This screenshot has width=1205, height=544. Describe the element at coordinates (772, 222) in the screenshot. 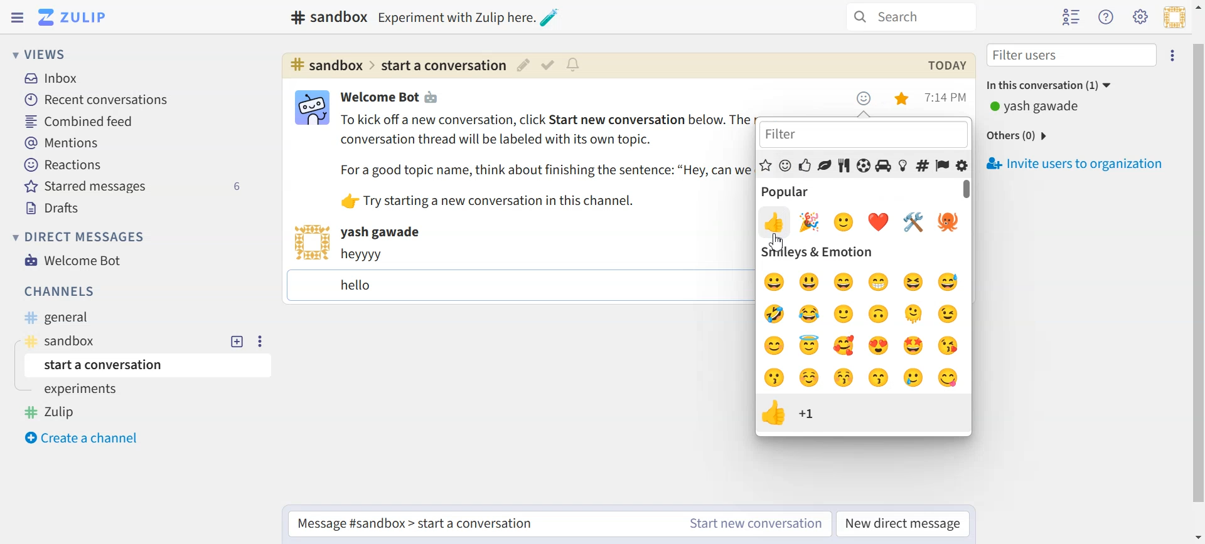

I see `emoji` at that location.